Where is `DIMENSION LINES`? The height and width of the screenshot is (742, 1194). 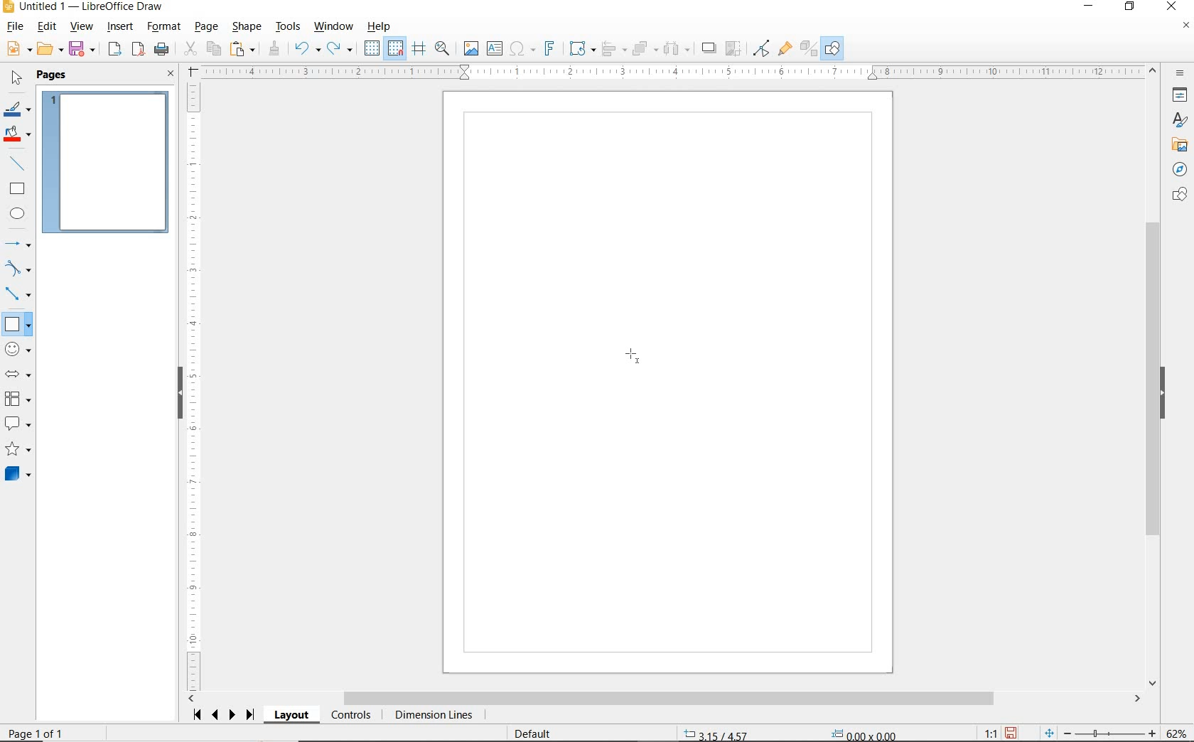
DIMENSION LINES is located at coordinates (433, 716).